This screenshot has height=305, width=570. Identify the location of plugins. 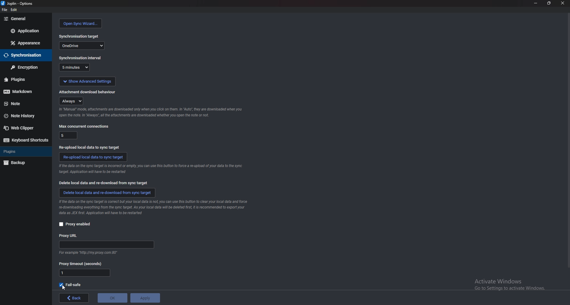
(24, 79).